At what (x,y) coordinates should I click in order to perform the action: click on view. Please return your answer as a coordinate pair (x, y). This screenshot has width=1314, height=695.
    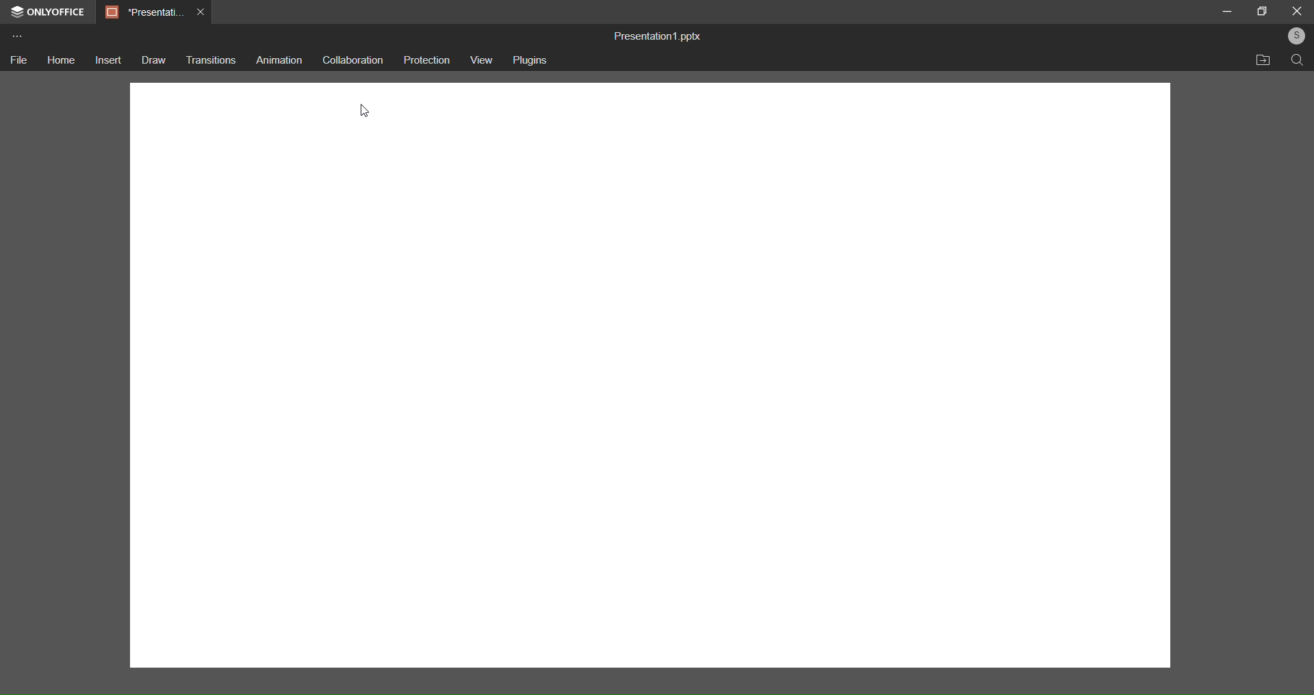
    Looking at the image, I should click on (481, 60).